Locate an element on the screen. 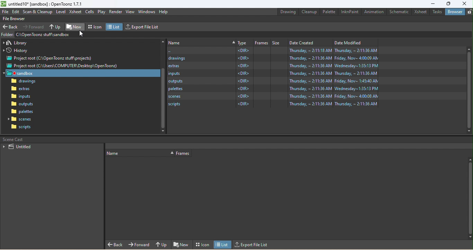  Animation is located at coordinates (375, 12).